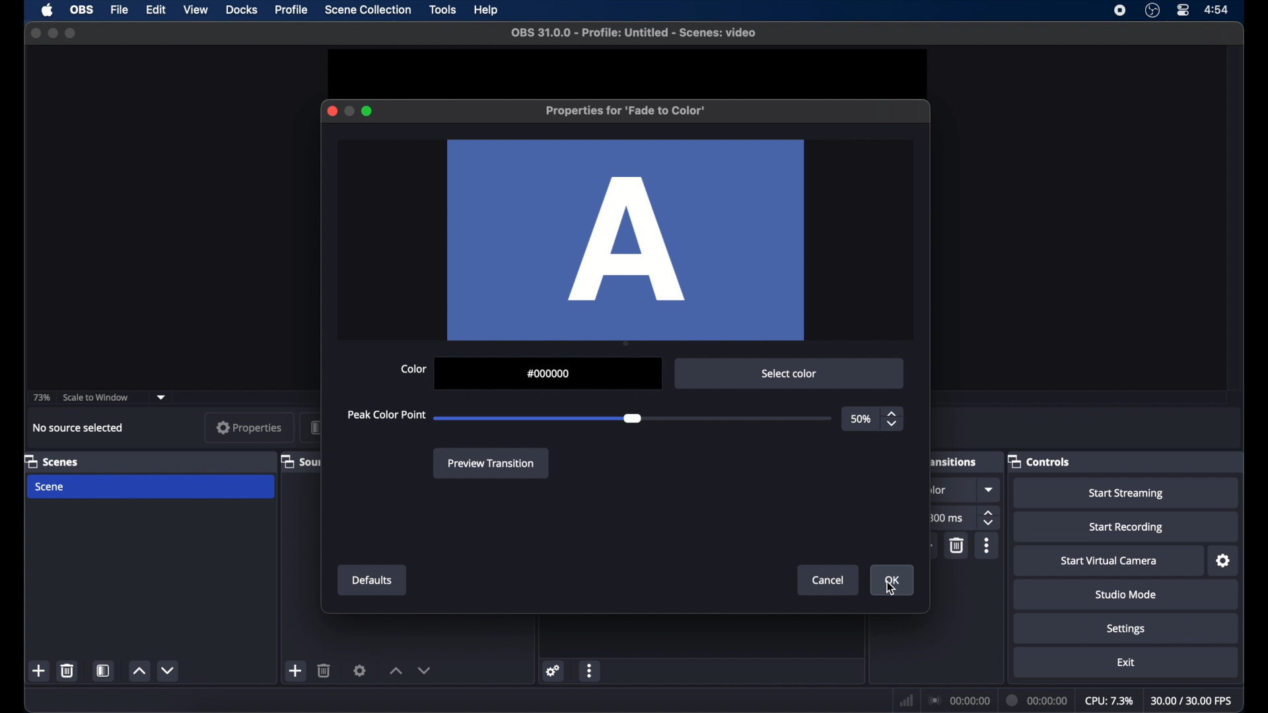 The width and height of the screenshot is (1268, 713). I want to click on fps, so click(1193, 701).